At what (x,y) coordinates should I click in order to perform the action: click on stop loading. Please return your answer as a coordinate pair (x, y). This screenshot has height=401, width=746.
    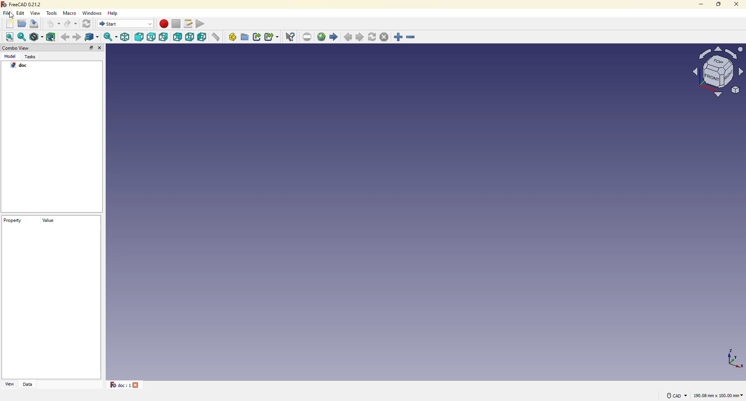
    Looking at the image, I should click on (383, 37).